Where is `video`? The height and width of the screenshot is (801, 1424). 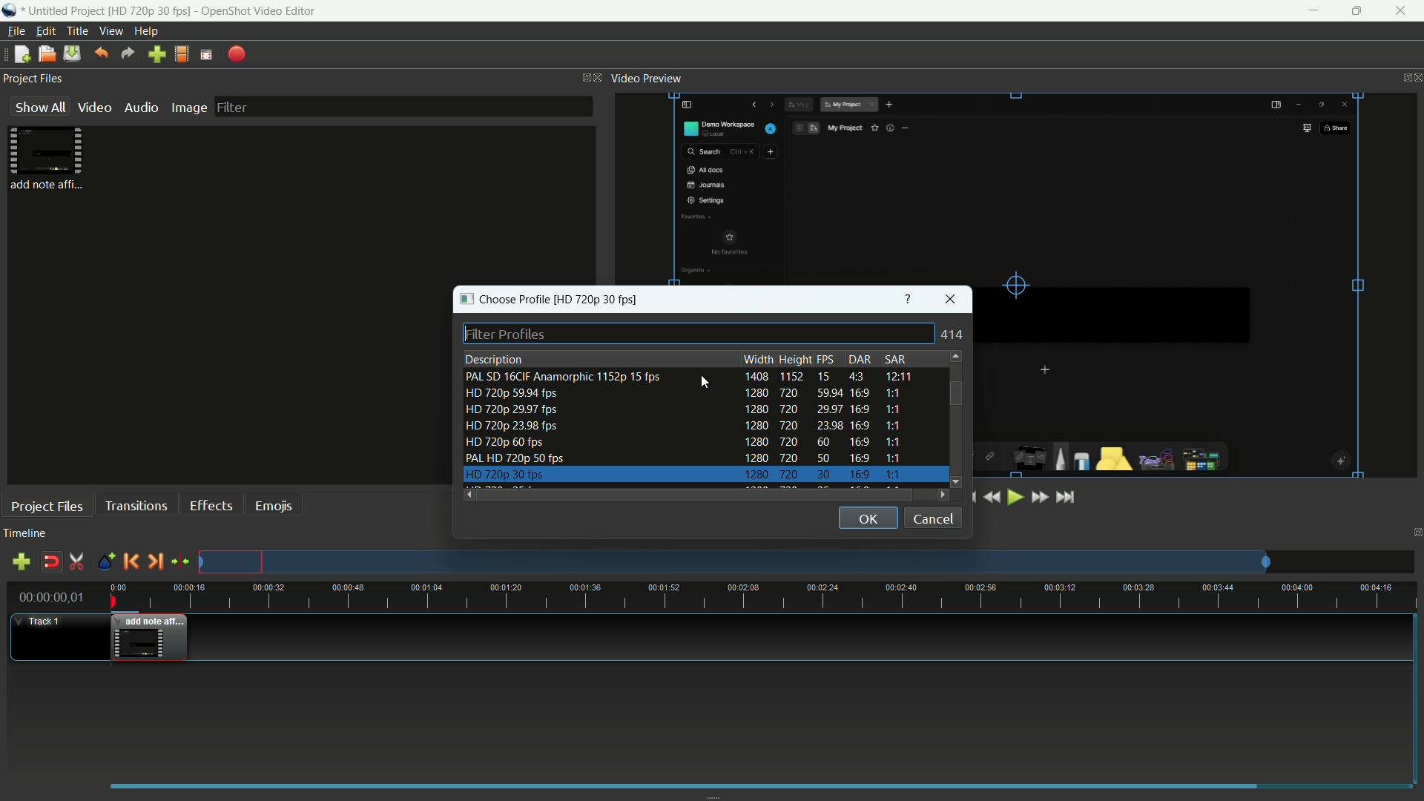 video is located at coordinates (92, 108).